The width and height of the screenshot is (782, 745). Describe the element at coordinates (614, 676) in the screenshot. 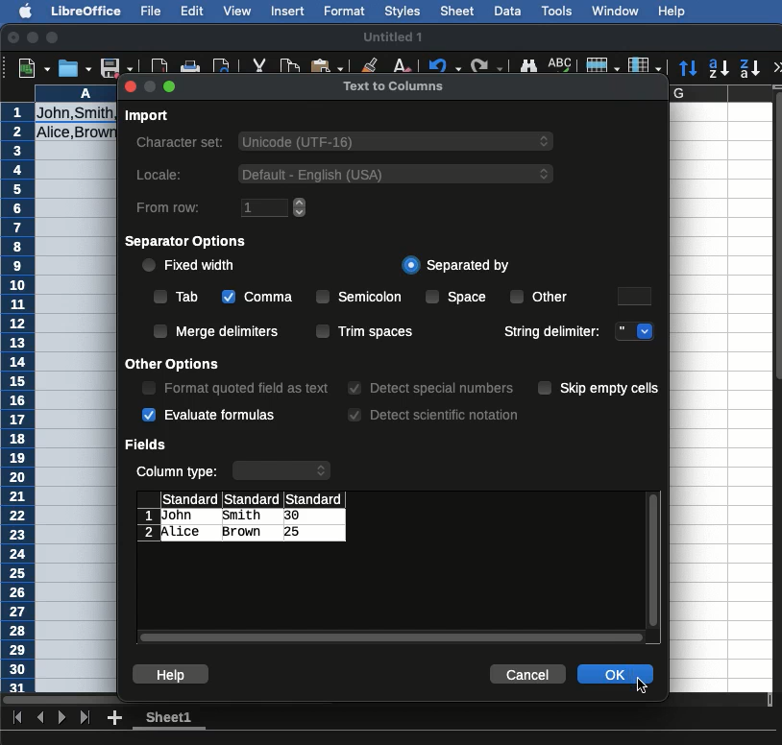

I see `OK` at that location.